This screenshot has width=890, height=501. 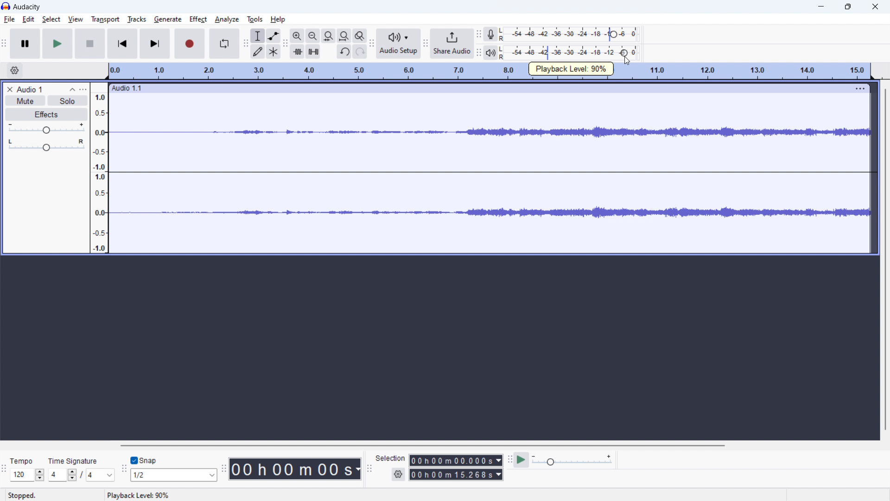 What do you see at coordinates (822, 6) in the screenshot?
I see `minimize` at bounding box center [822, 6].